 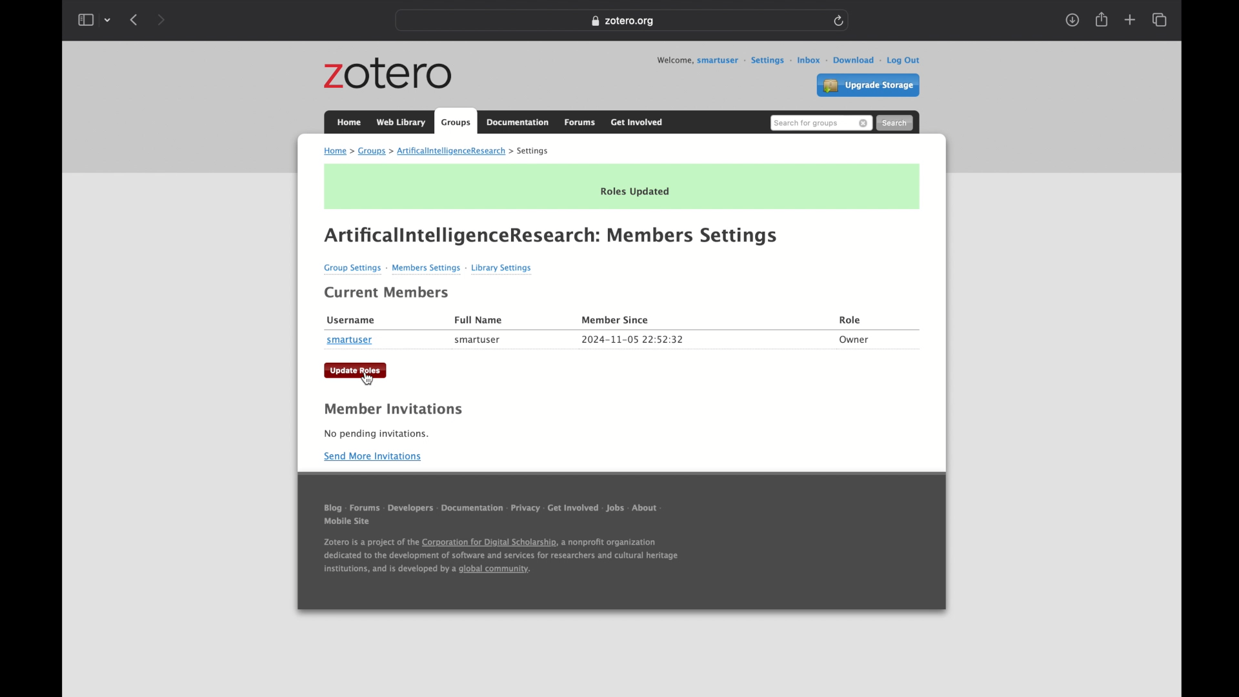 What do you see at coordinates (427, 268) in the screenshot?
I see `Members Settings` at bounding box center [427, 268].